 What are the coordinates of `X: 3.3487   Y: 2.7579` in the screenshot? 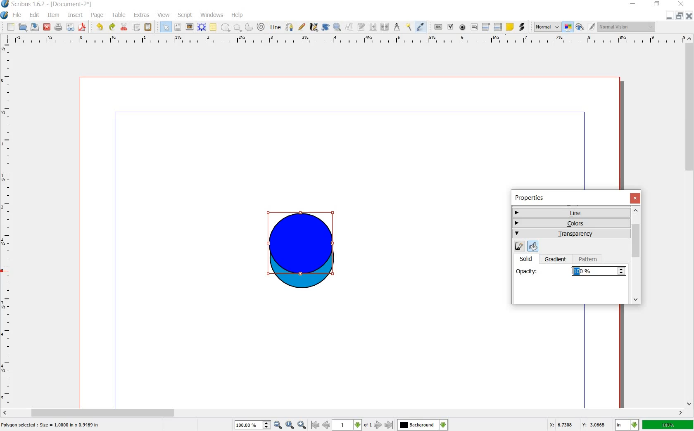 It's located at (578, 424).